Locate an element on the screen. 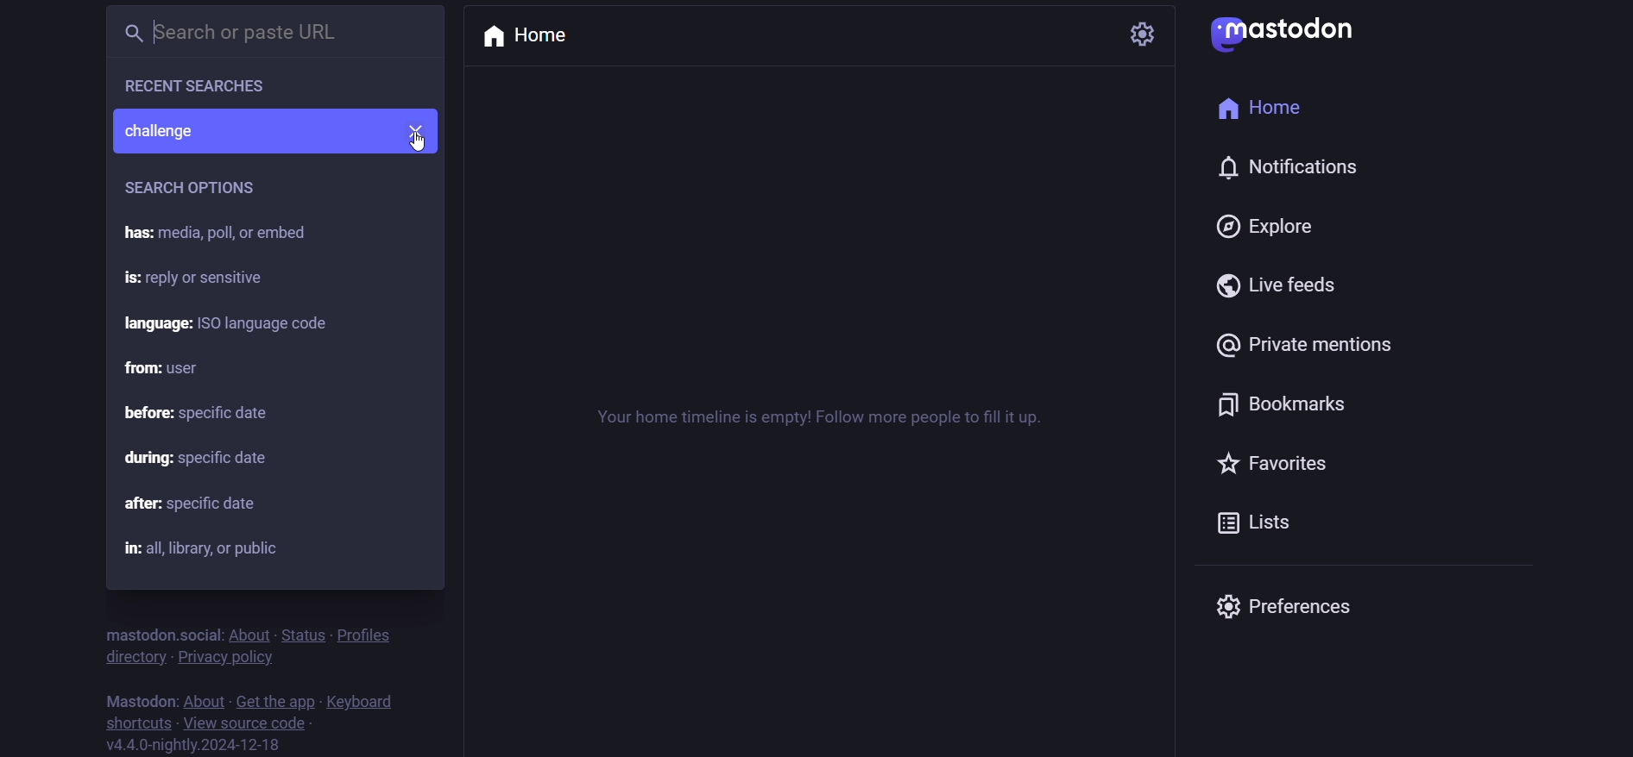 The height and width of the screenshot is (757, 1633). from is located at coordinates (168, 368).